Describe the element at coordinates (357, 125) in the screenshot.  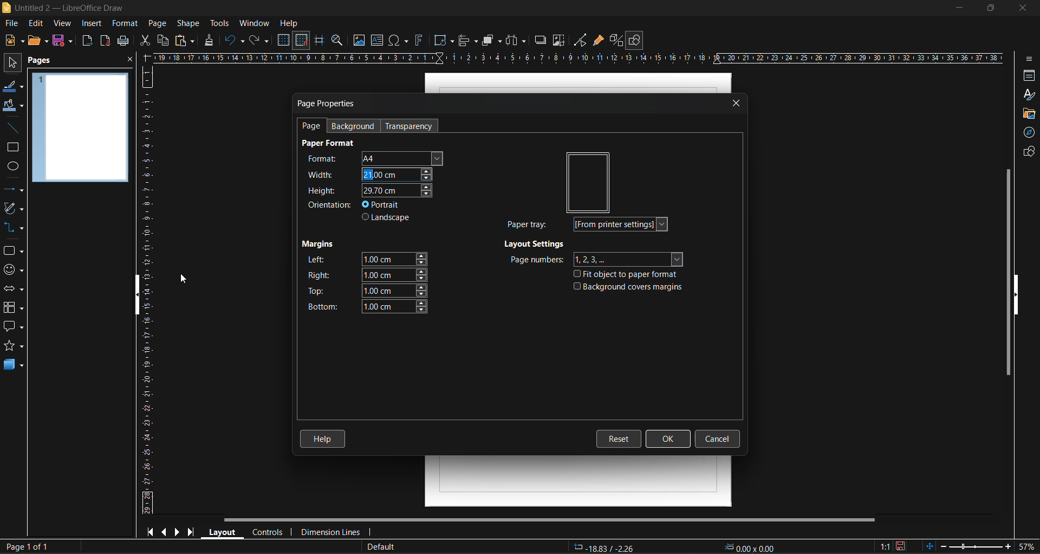
I see `background` at that location.